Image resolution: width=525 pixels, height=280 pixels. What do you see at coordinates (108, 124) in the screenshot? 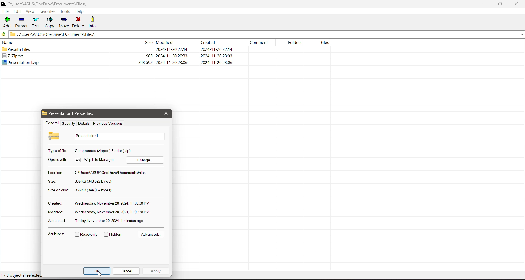
I see `Previous Versions` at bounding box center [108, 124].